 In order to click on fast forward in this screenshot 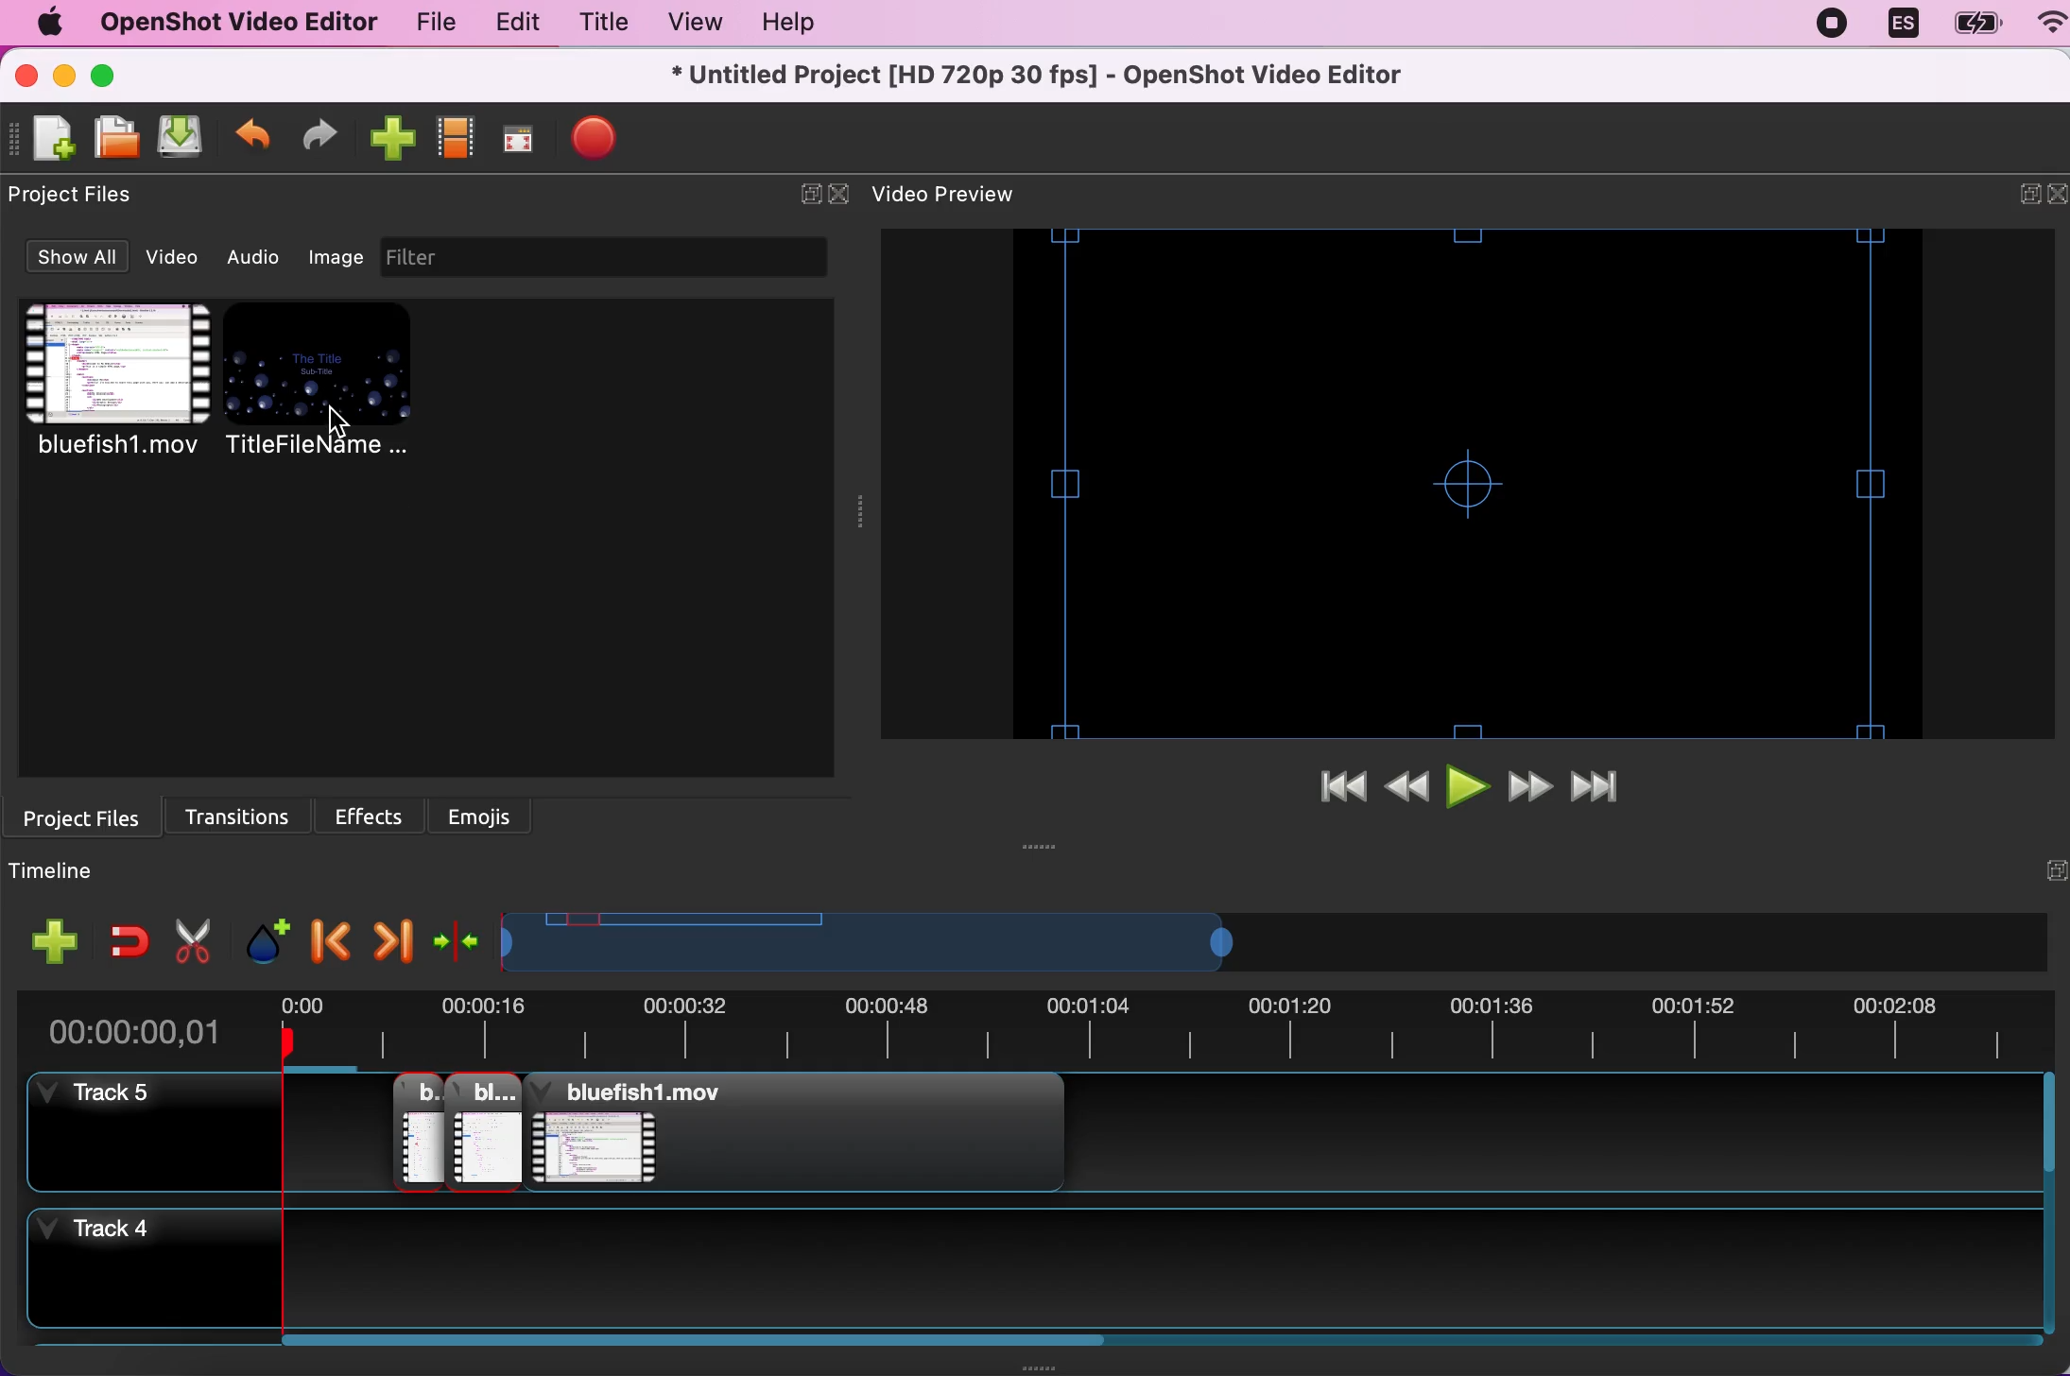, I will do `click(1532, 789)`.